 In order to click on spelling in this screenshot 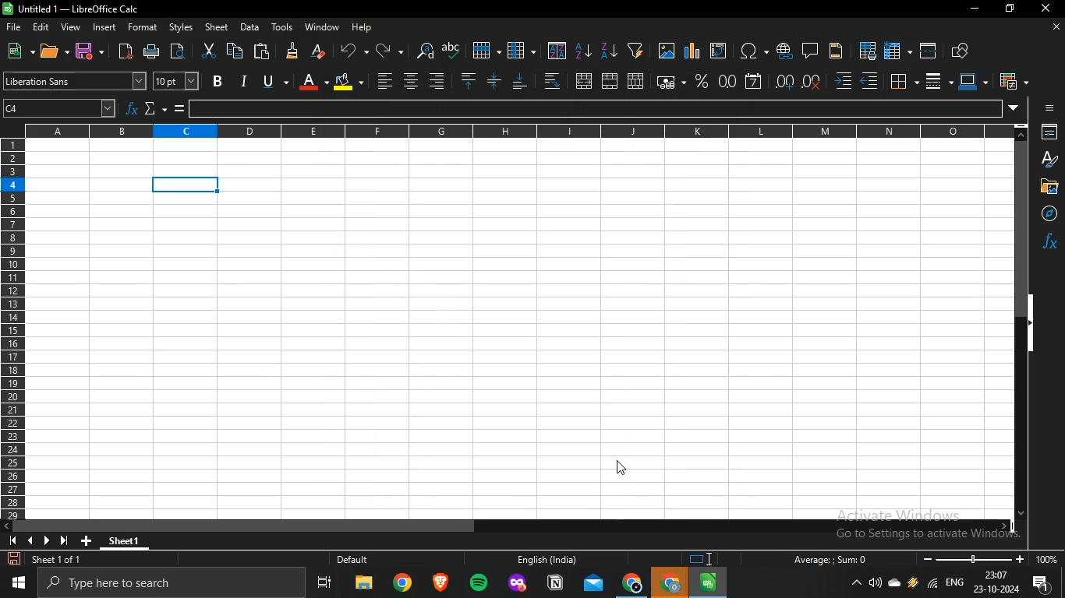, I will do `click(451, 50)`.